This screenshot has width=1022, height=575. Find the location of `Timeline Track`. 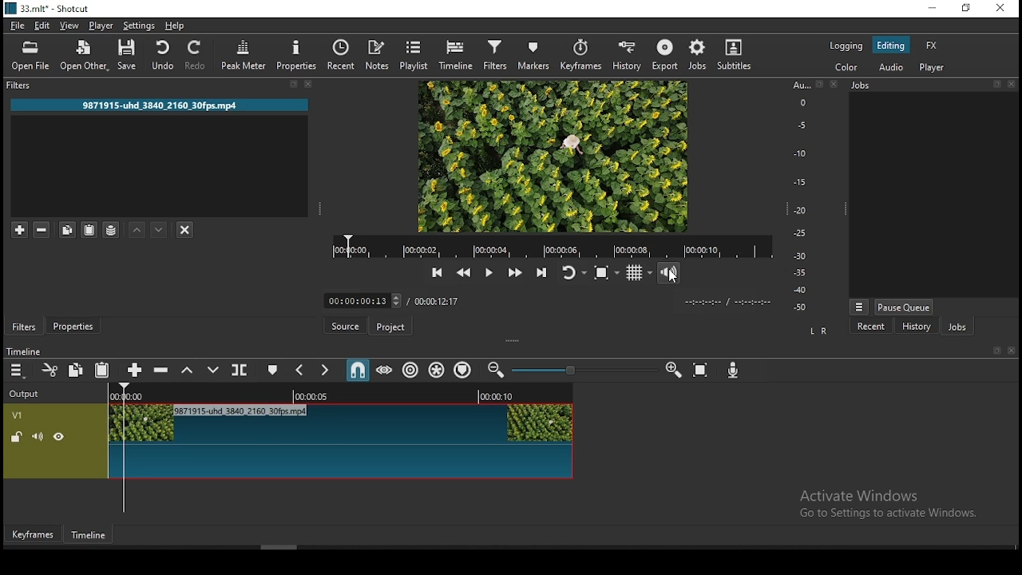

Timeline Track is located at coordinates (339, 395).